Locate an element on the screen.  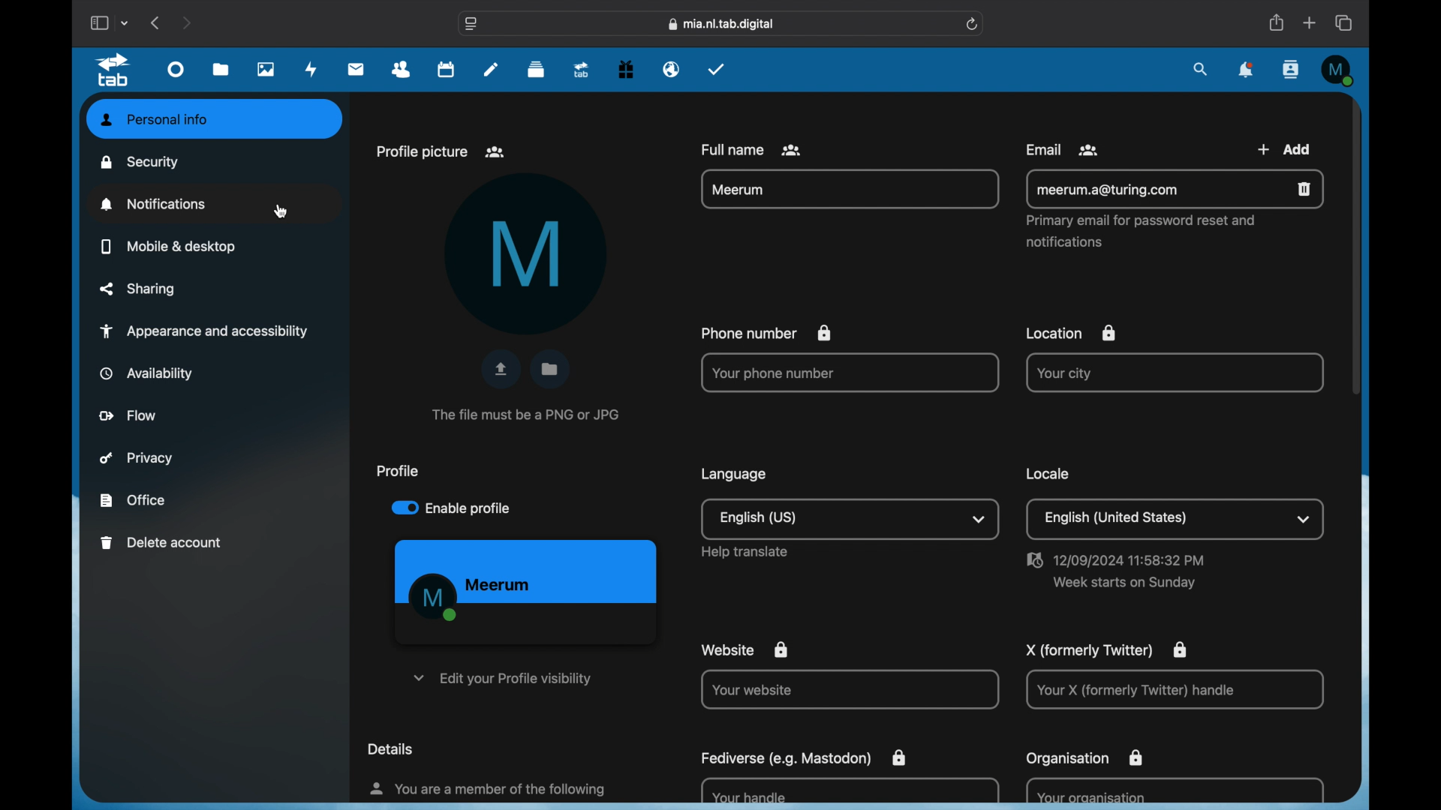
tab group picker is located at coordinates (125, 22).